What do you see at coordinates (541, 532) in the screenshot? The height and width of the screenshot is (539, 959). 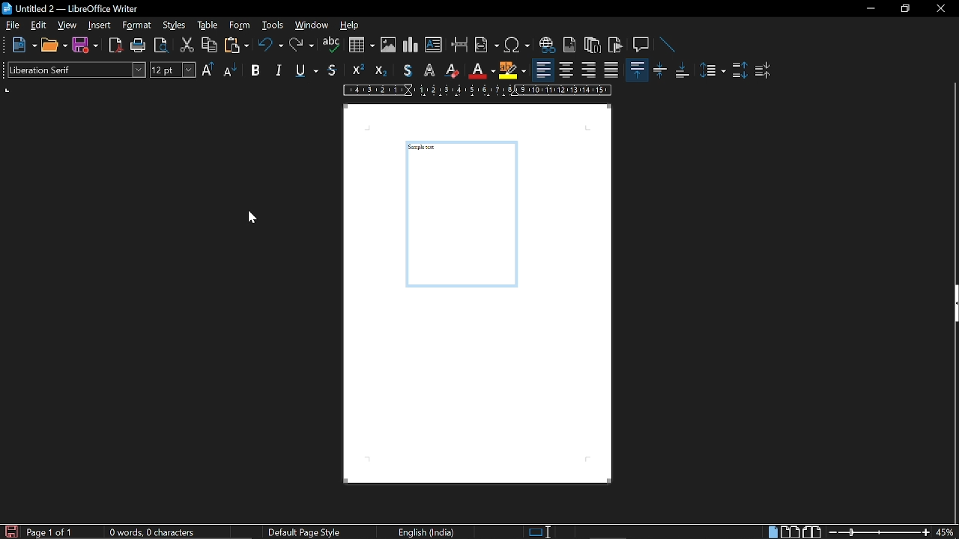 I see `standard selection` at bounding box center [541, 532].